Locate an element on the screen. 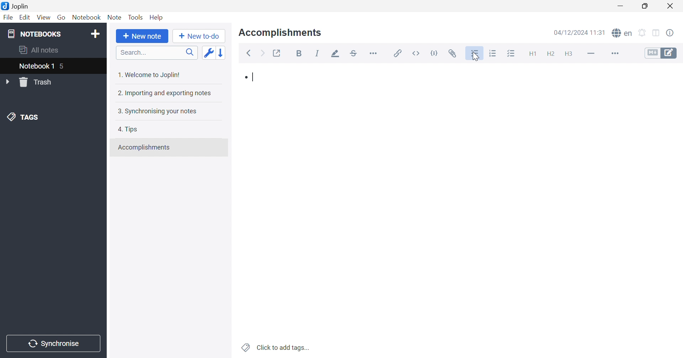  Drop Down is located at coordinates (7, 81).